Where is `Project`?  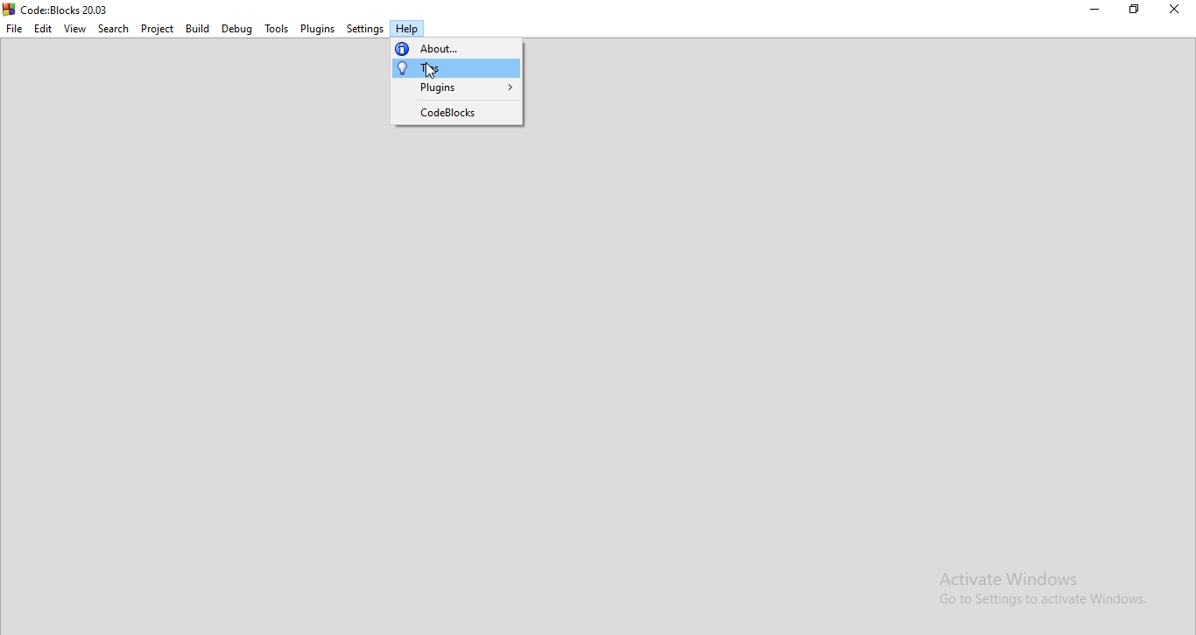 Project is located at coordinates (156, 28).